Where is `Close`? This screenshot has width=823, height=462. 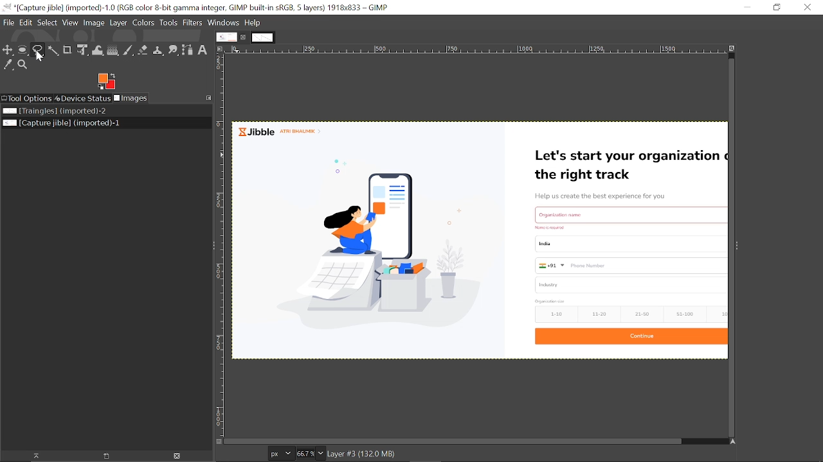 Close is located at coordinates (809, 8).